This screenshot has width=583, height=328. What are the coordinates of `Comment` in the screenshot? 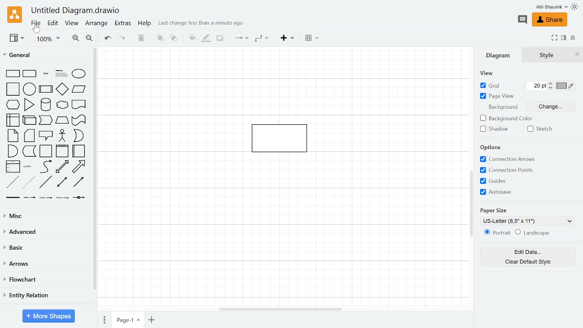 It's located at (523, 20).